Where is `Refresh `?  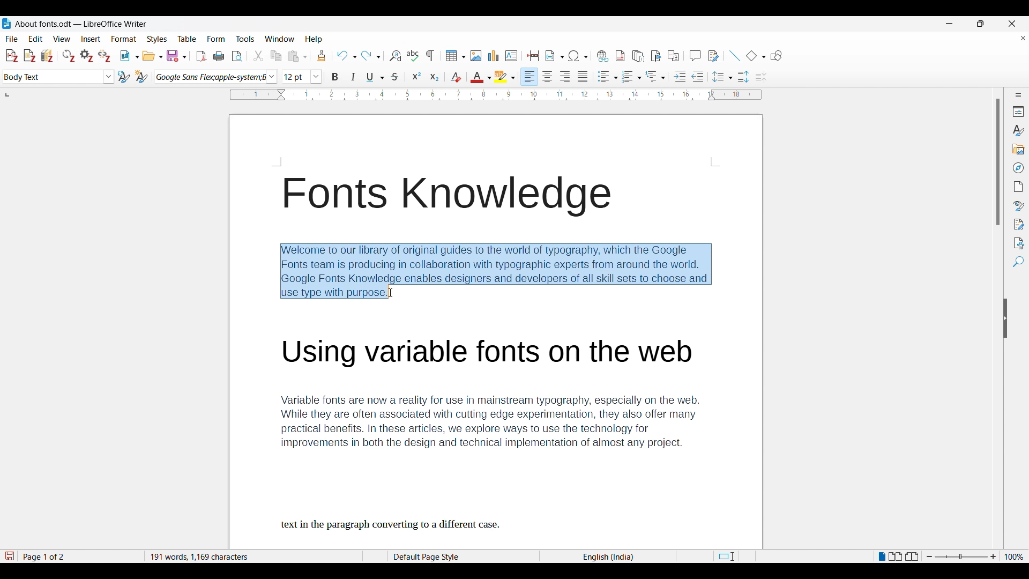
Refresh  is located at coordinates (69, 56).